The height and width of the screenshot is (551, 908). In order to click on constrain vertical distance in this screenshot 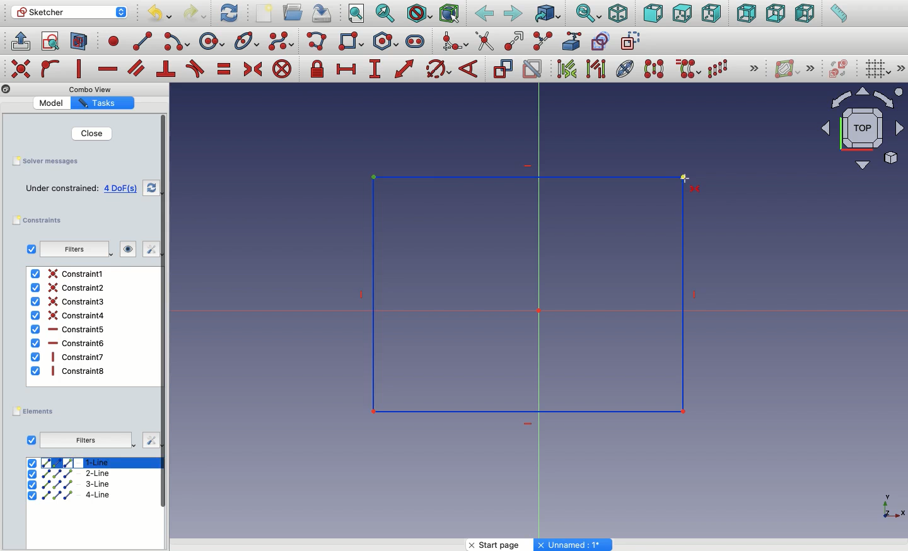, I will do `click(377, 70)`.